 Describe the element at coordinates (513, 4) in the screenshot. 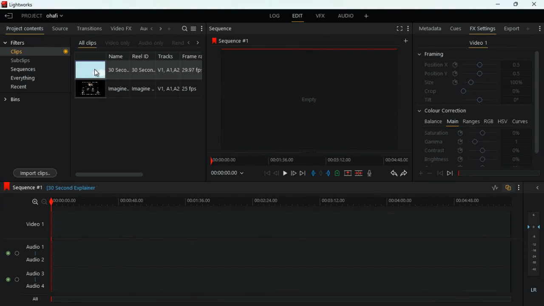

I see `maximize` at that location.